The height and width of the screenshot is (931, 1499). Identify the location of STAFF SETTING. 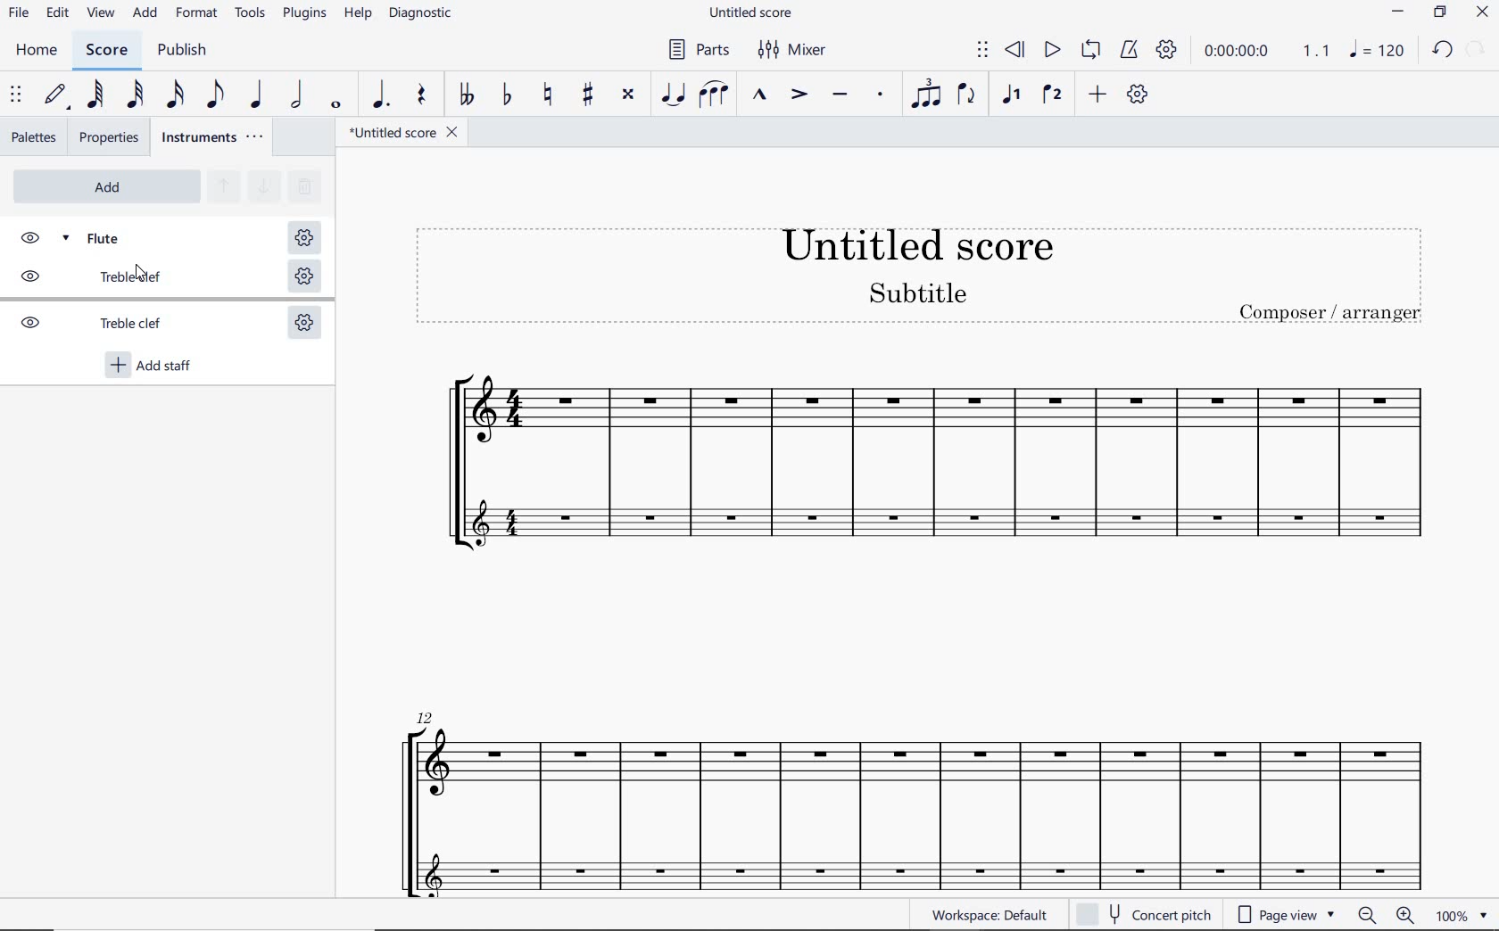
(302, 238).